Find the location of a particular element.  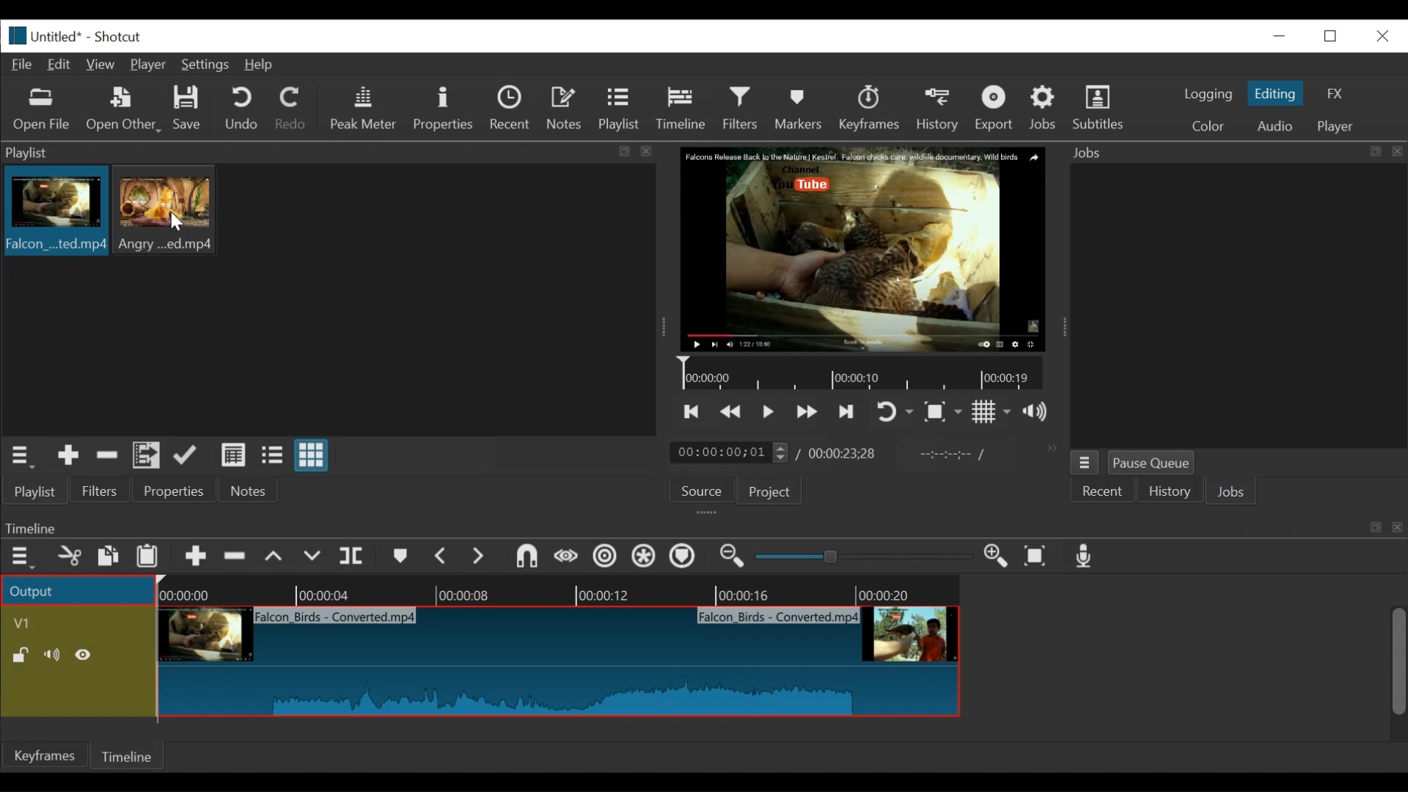

overwrite is located at coordinates (315, 557).